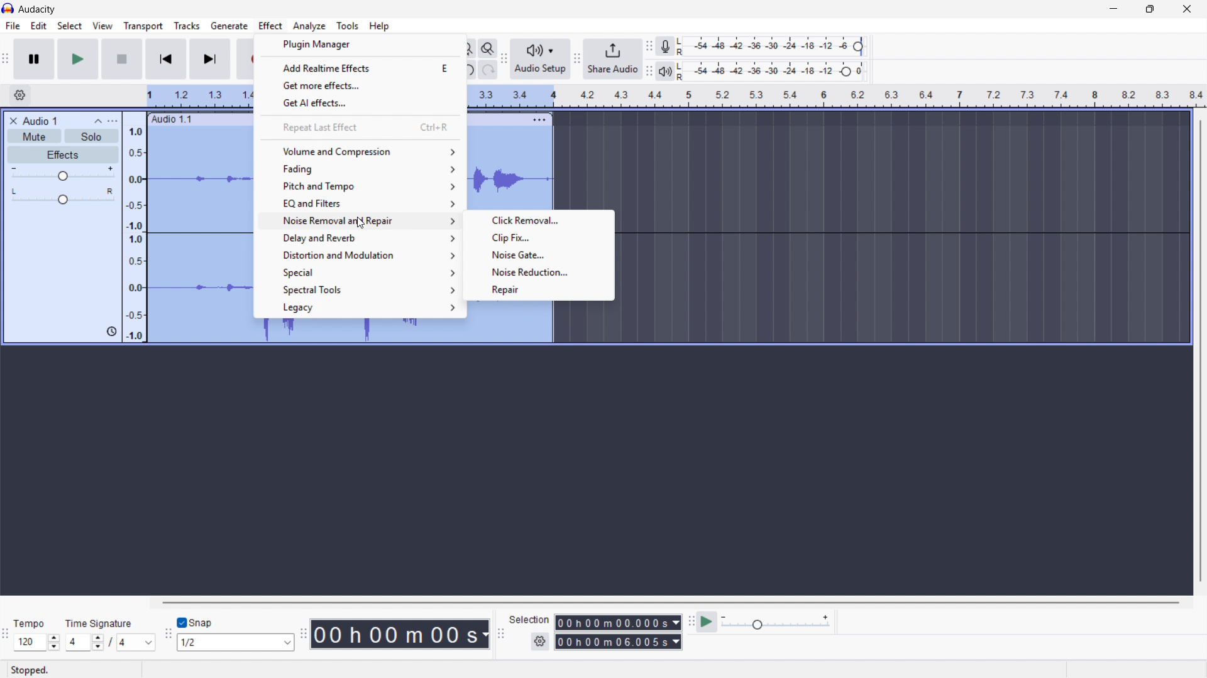 The width and height of the screenshot is (1207, 678). What do you see at coordinates (669, 603) in the screenshot?
I see `Horizontal scroll bar` at bounding box center [669, 603].